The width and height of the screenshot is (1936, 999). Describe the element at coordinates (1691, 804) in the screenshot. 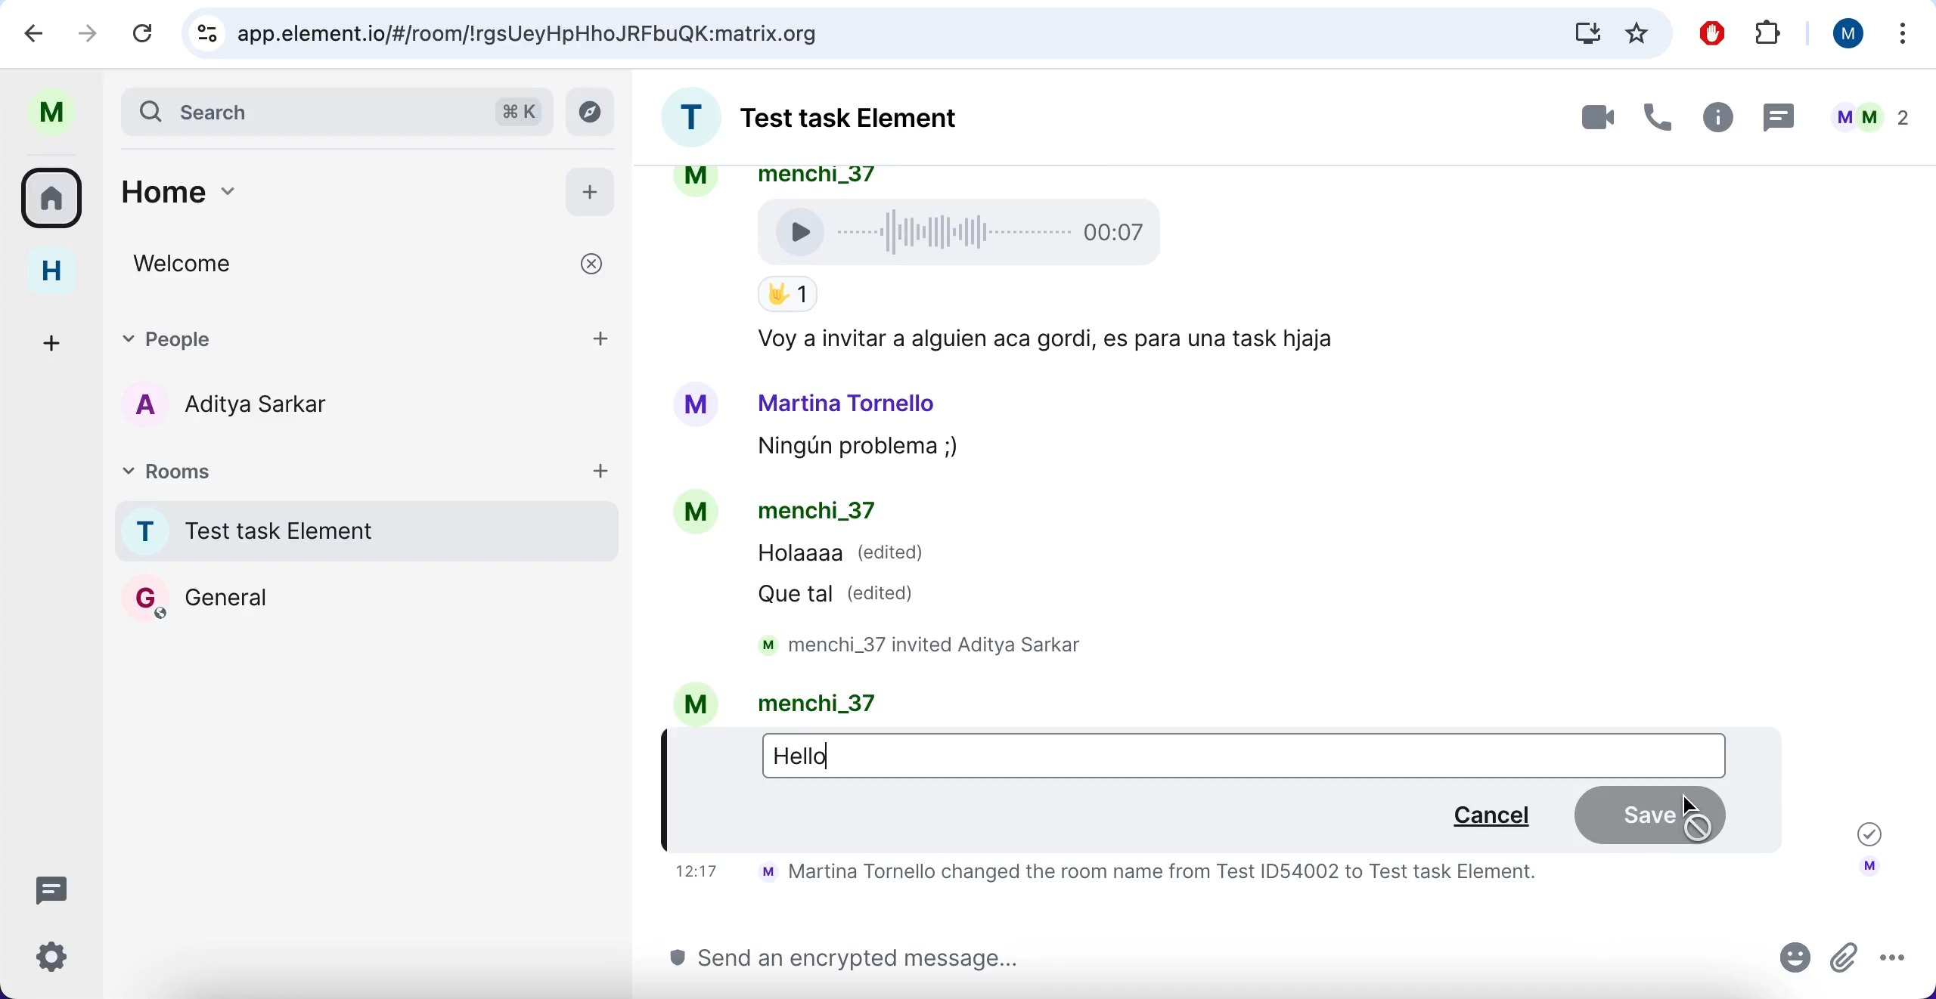

I see `cursor` at that location.